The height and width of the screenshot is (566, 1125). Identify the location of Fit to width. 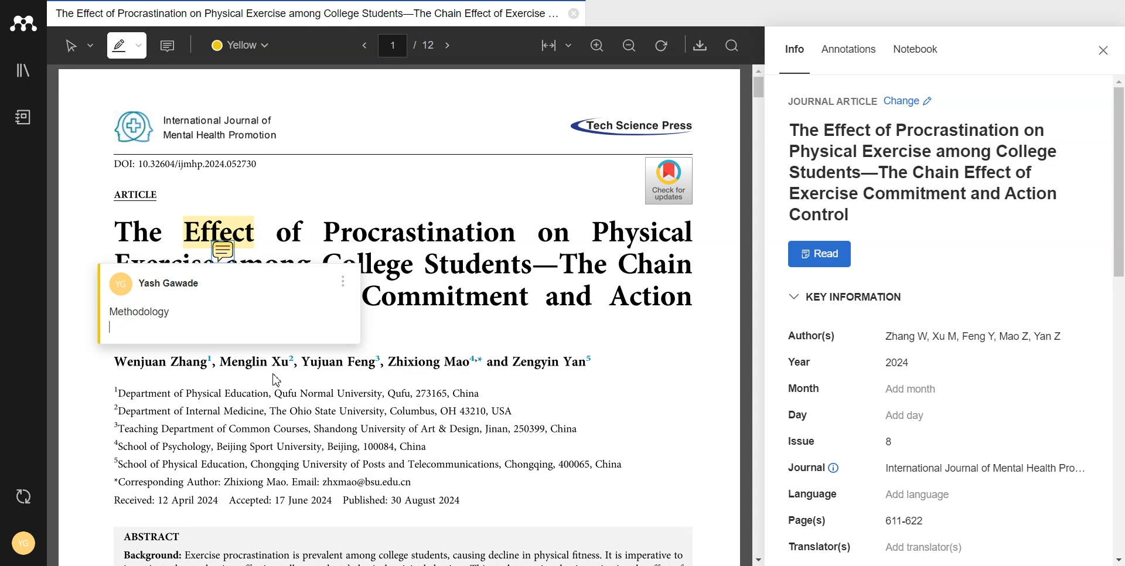
(558, 45).